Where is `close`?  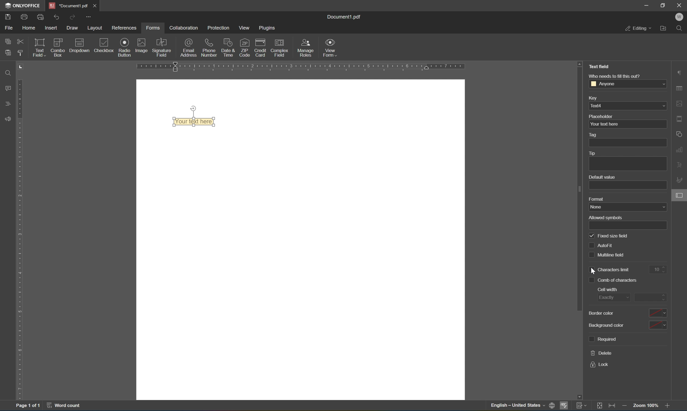 close is located at coordinates (680, 4).